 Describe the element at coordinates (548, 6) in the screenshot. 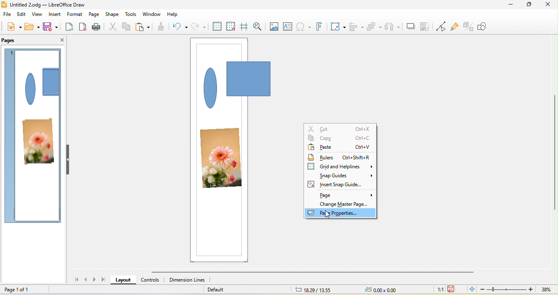

I see `close` at that location.